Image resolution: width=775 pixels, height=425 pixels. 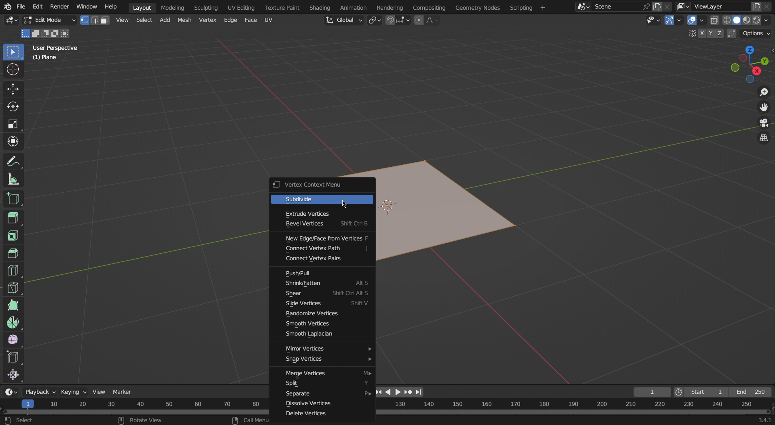 I want to click on View, so click(x=102, y=389).